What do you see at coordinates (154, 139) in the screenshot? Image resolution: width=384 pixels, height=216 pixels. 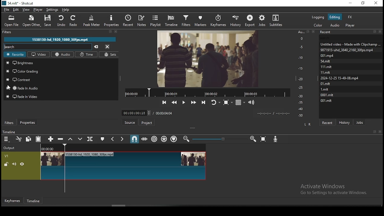 I see `ripple` at bounding box center [154, 139].